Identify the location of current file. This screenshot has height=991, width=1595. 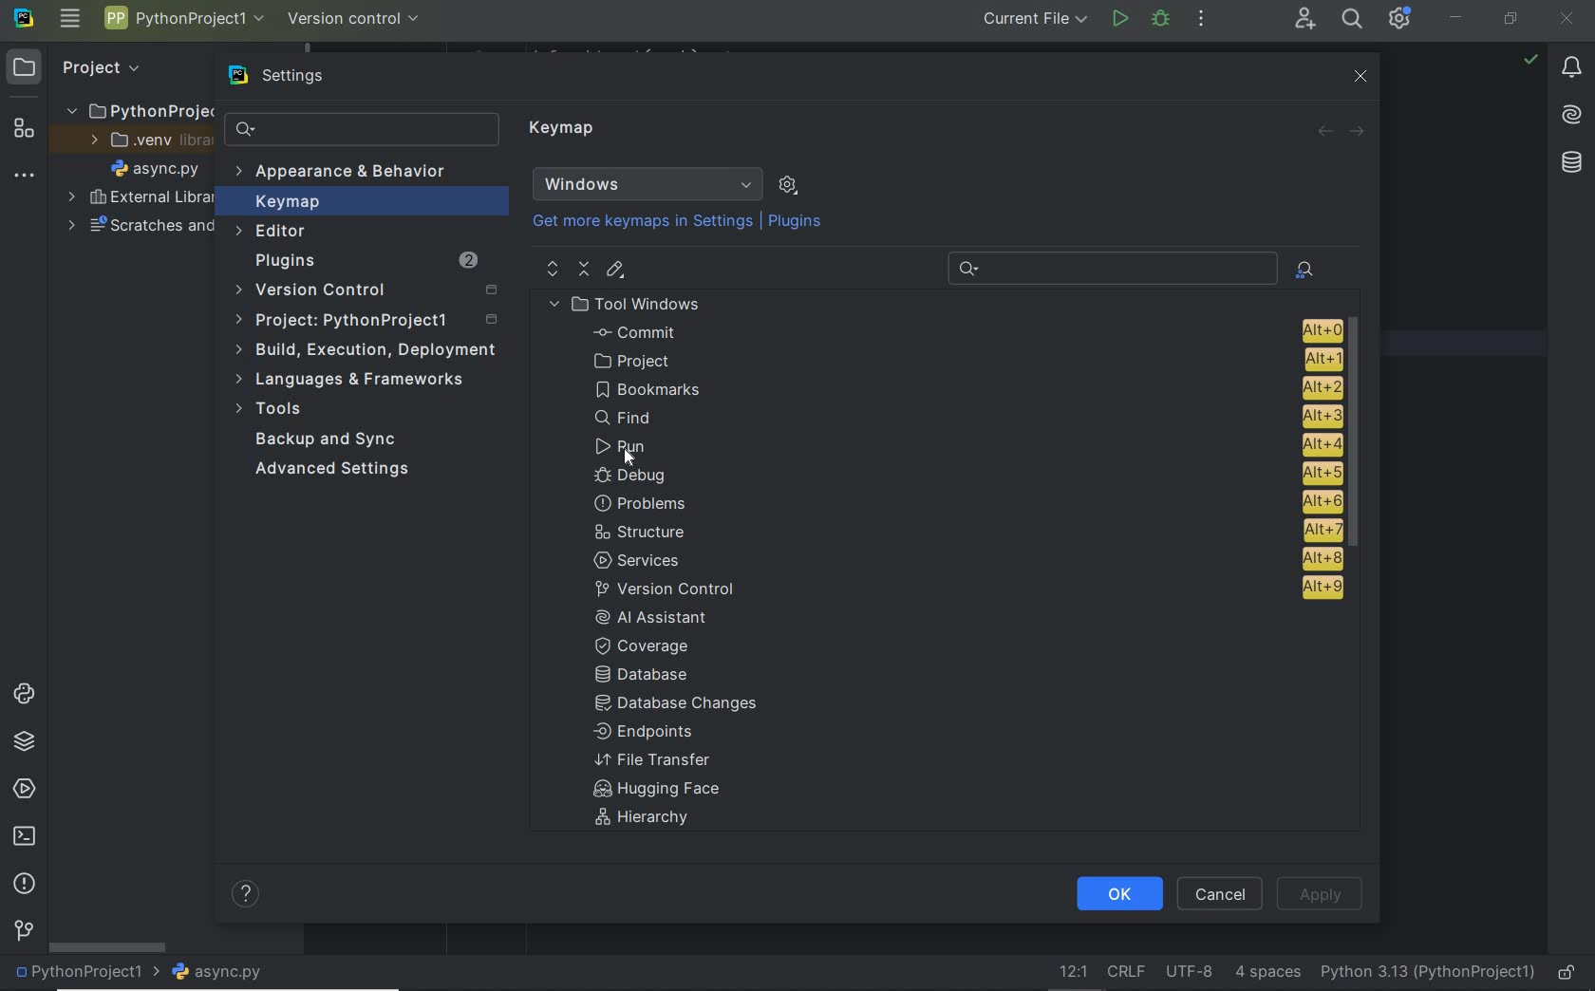
(1029, 21).